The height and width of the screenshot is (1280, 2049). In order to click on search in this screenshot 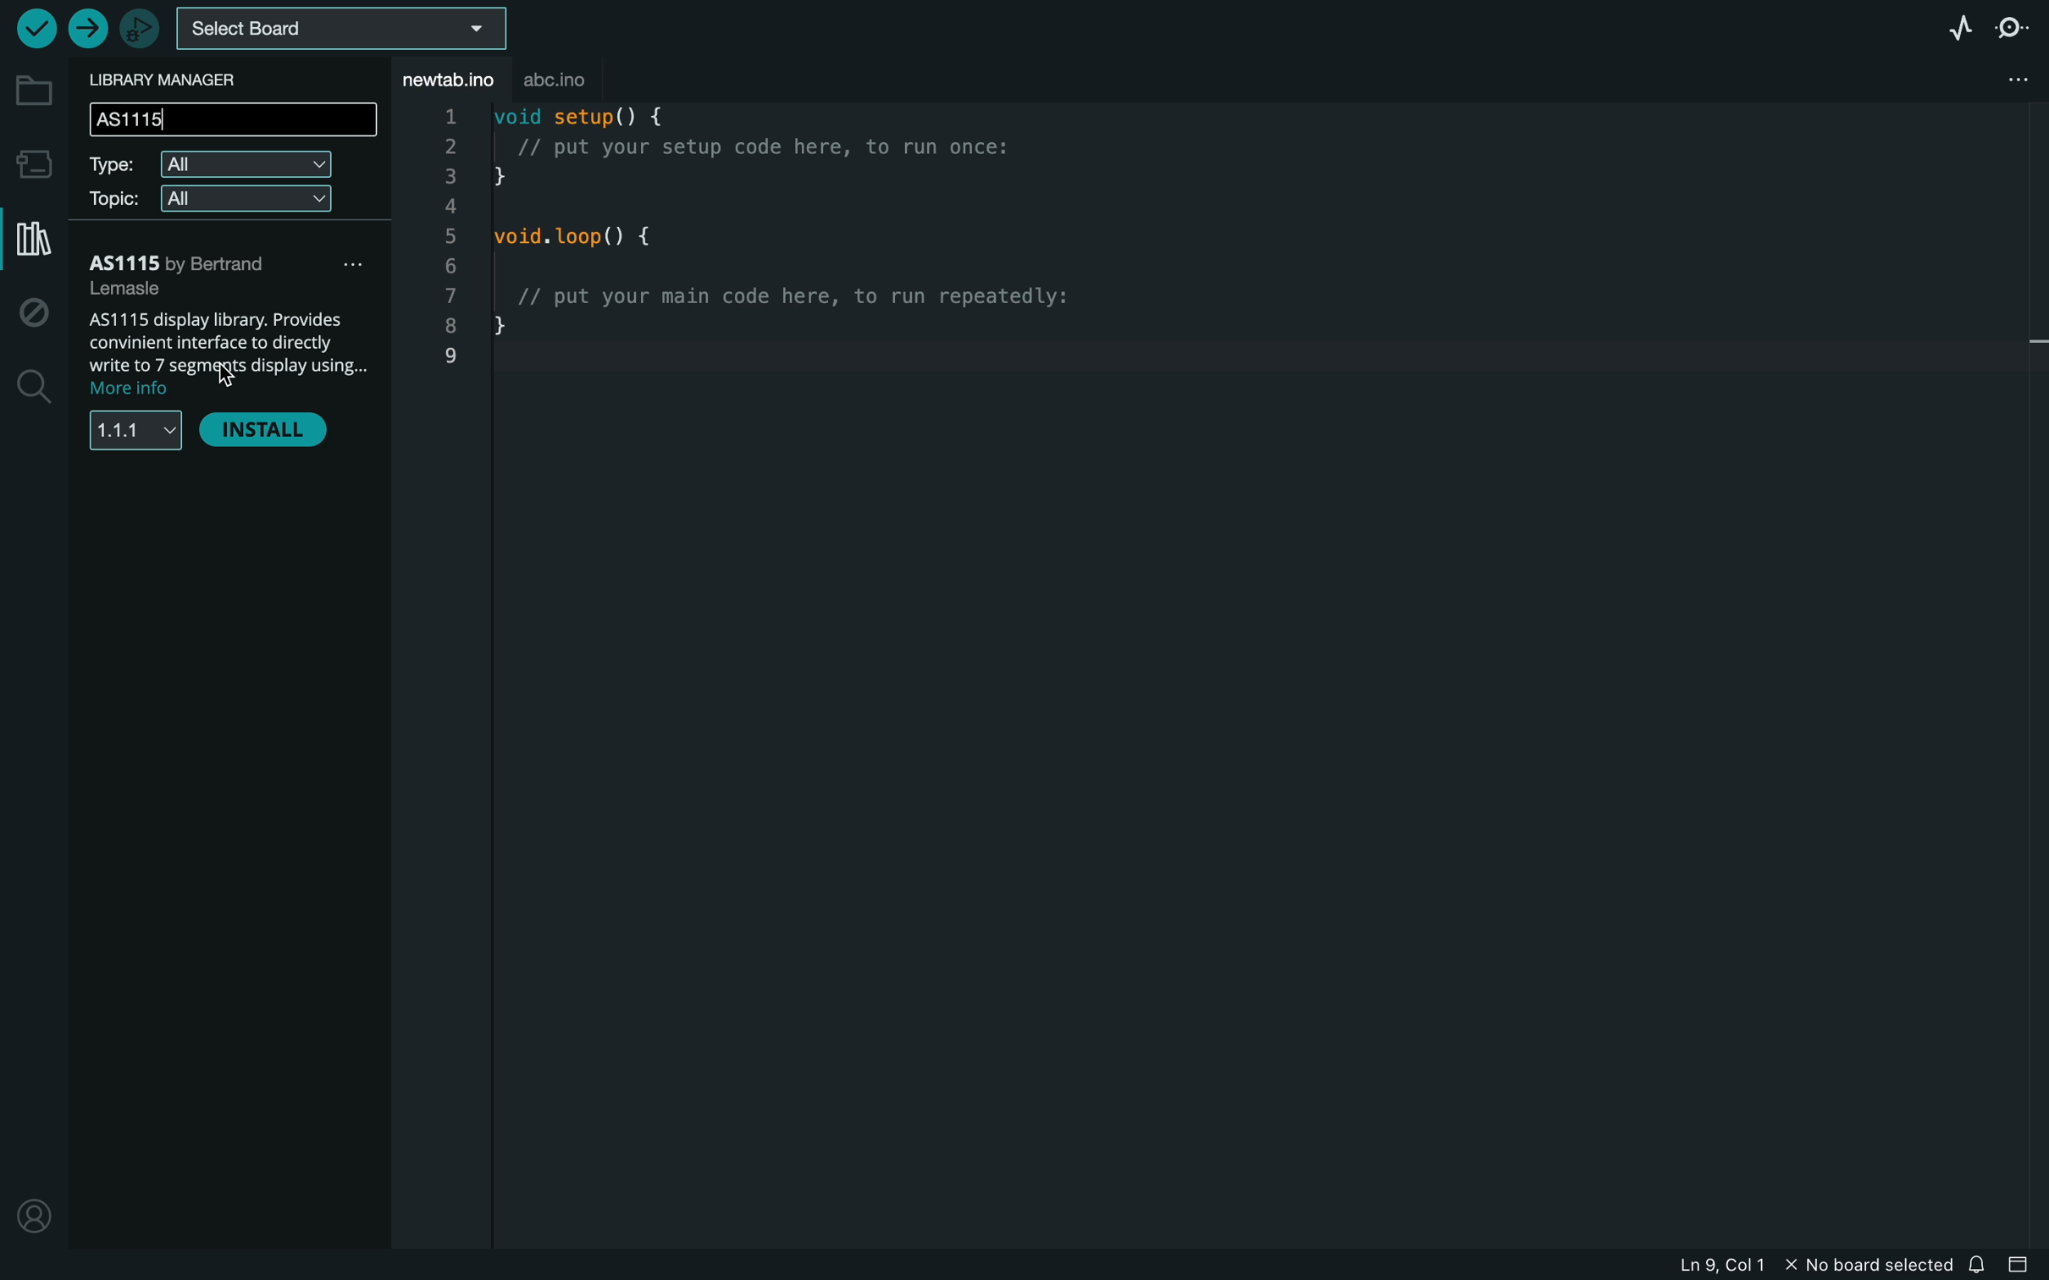, I will do `click(32, 392)`.